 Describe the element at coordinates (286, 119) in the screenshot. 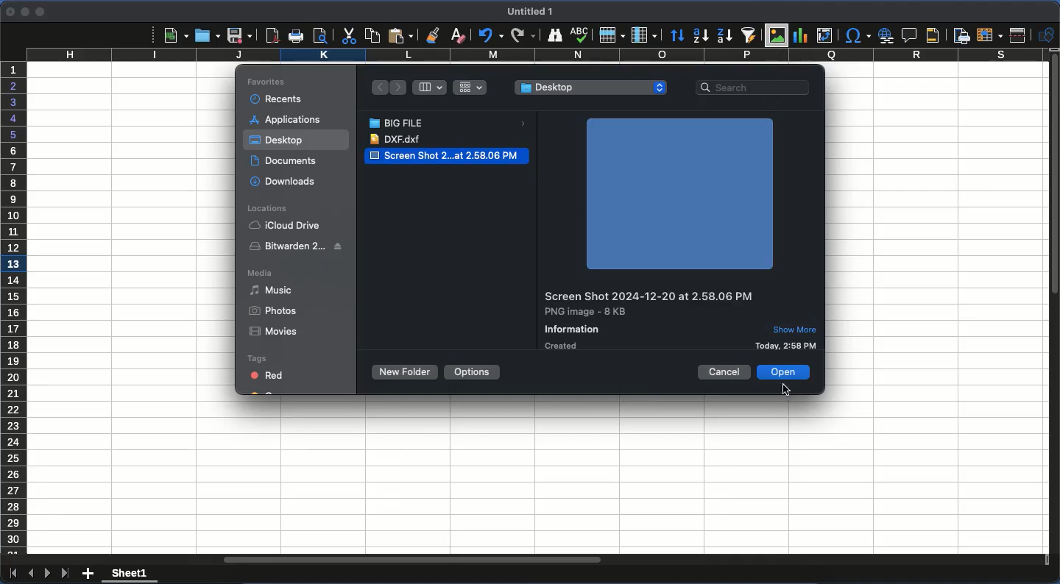

I see `applications` at that location.